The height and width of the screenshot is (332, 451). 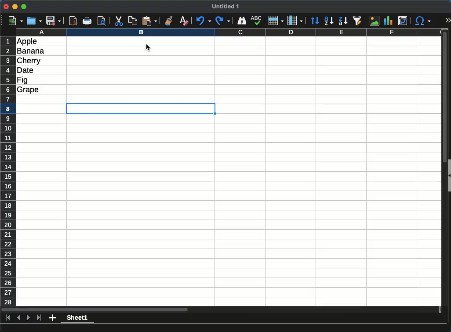 I want to click on add, so click(x=52, y=318).